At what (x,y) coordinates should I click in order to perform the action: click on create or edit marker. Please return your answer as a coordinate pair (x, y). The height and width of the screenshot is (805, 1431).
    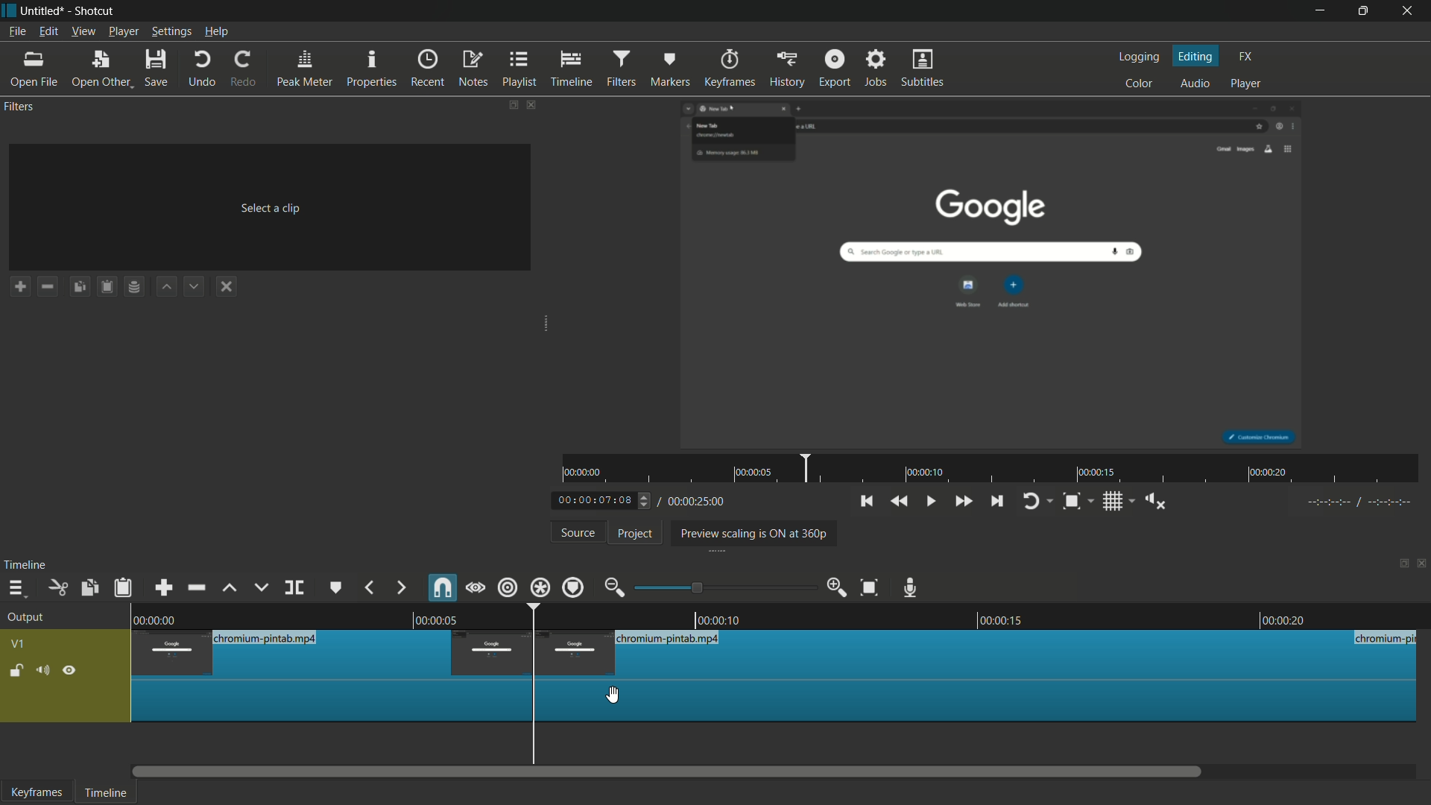
    Looking at the image, I should click on (336, 588).